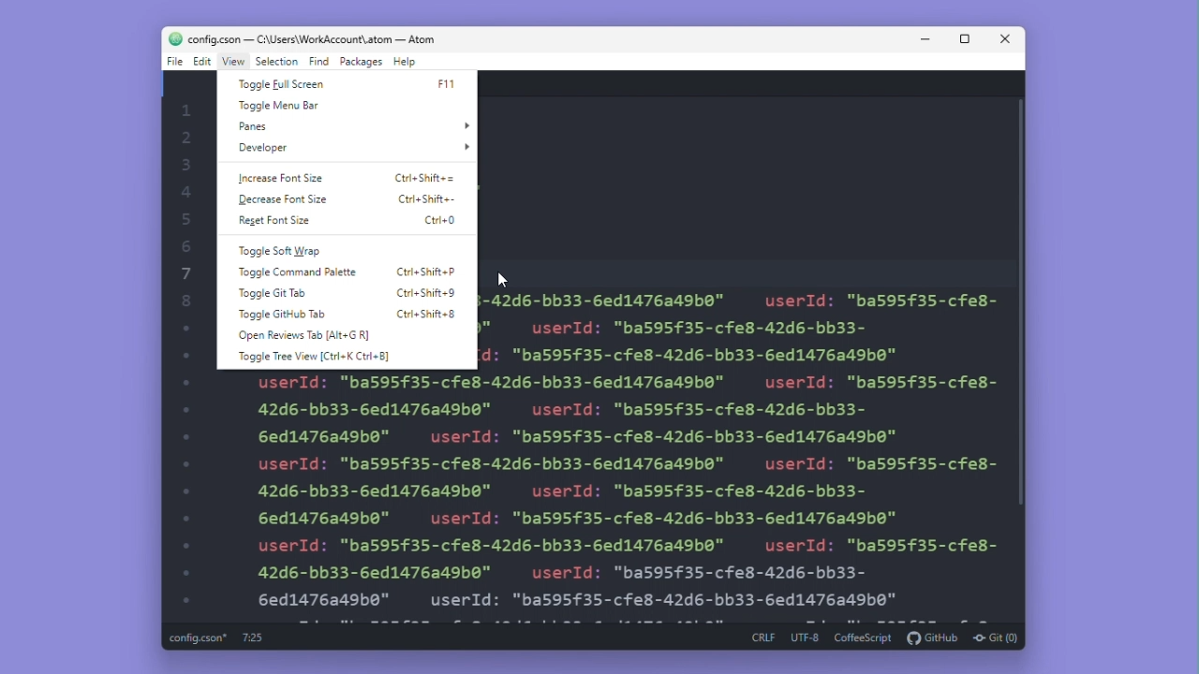 The image size is (1199, 674). What do you see at coordinates (502, 278) in the screenshot?
I see `cursor` at bounding box center [502, 278].